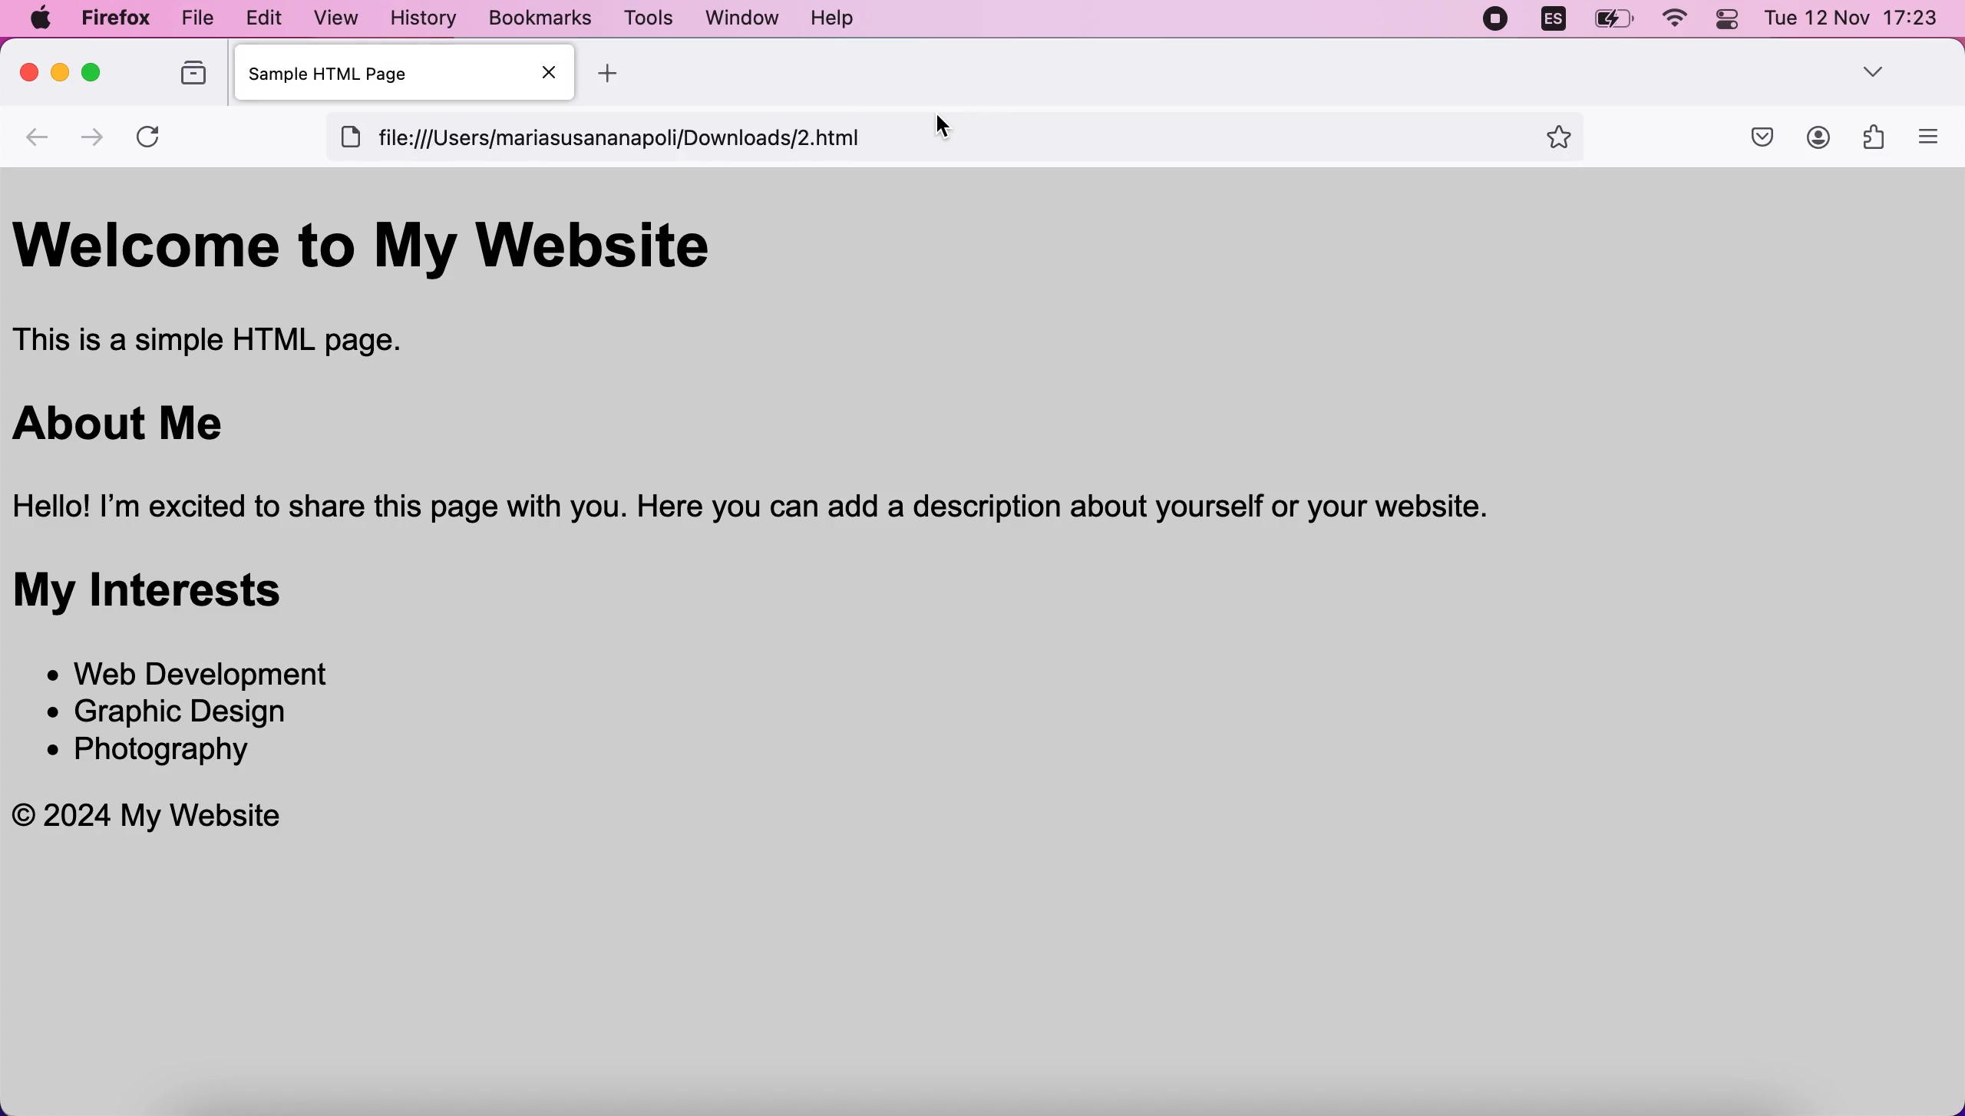 Image resolution: width=1965 pixels, height=1116 pixels. Describe the element at coordinates (58, 77) in the screenshot. I see `minimize` at that location.